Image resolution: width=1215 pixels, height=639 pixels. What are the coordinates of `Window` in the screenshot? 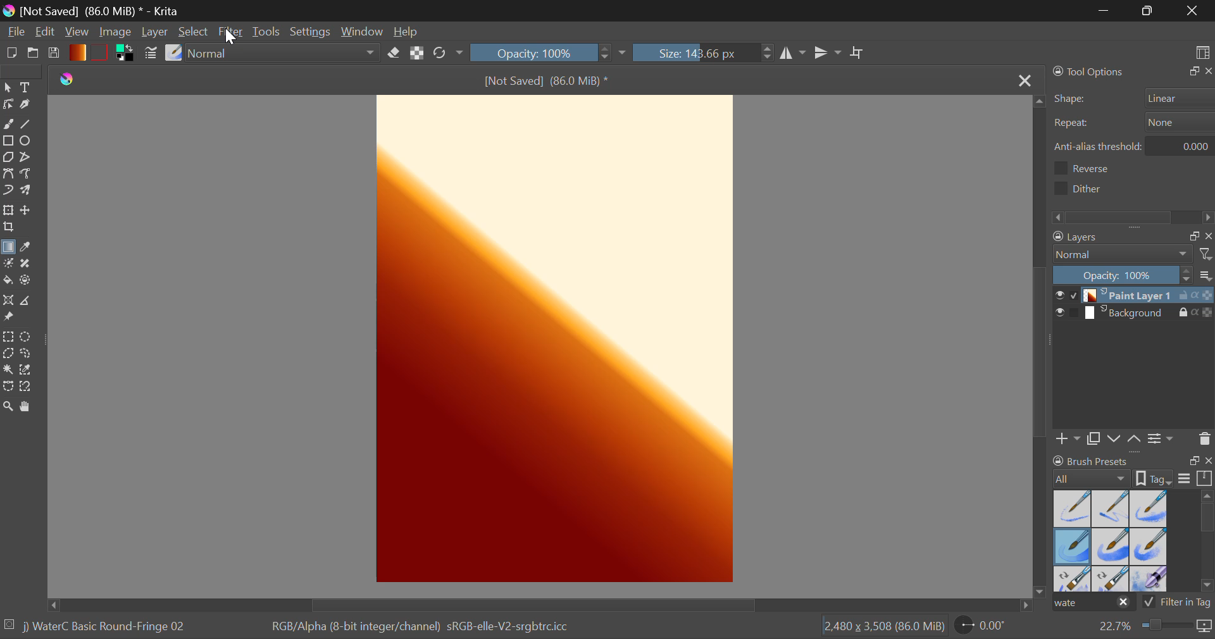 It's located at (361, 28).